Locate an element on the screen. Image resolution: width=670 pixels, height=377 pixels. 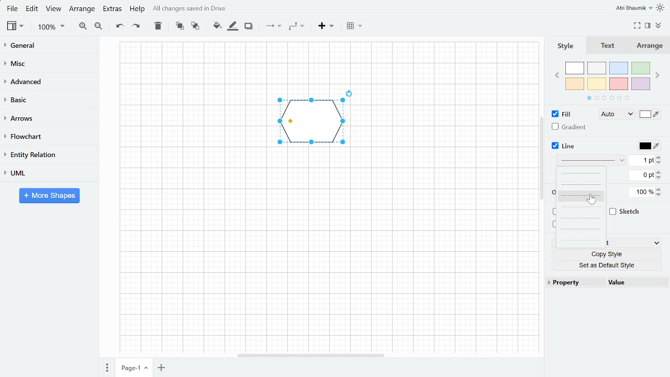
Plain is located at coordinates (581, 173).